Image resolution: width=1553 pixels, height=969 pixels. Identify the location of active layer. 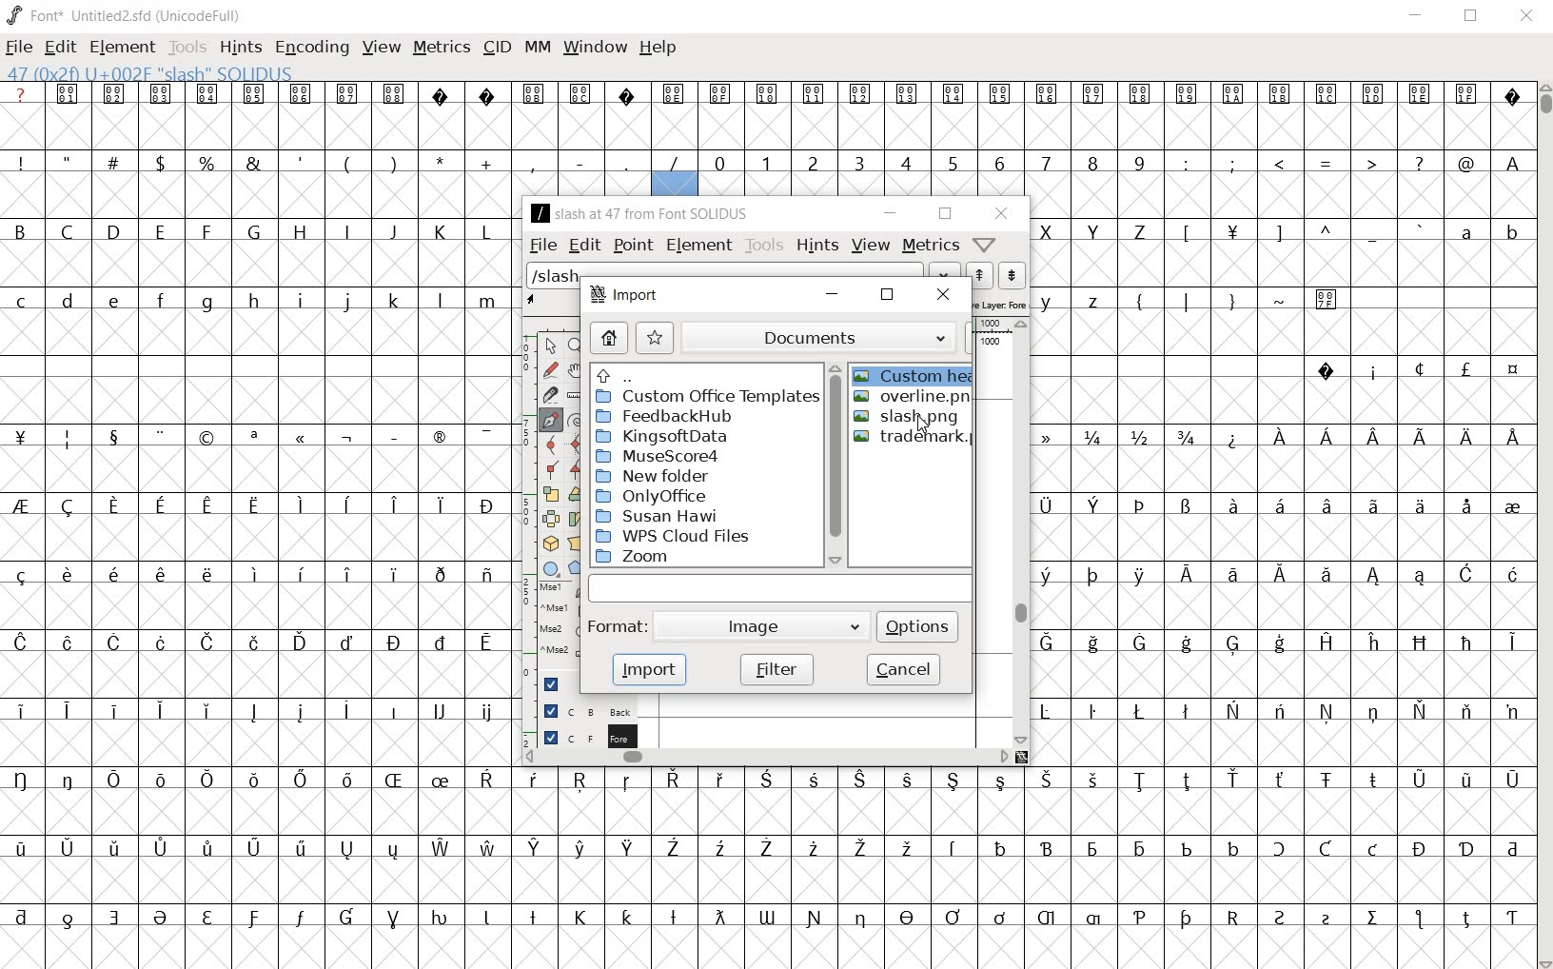
(1001, 303).